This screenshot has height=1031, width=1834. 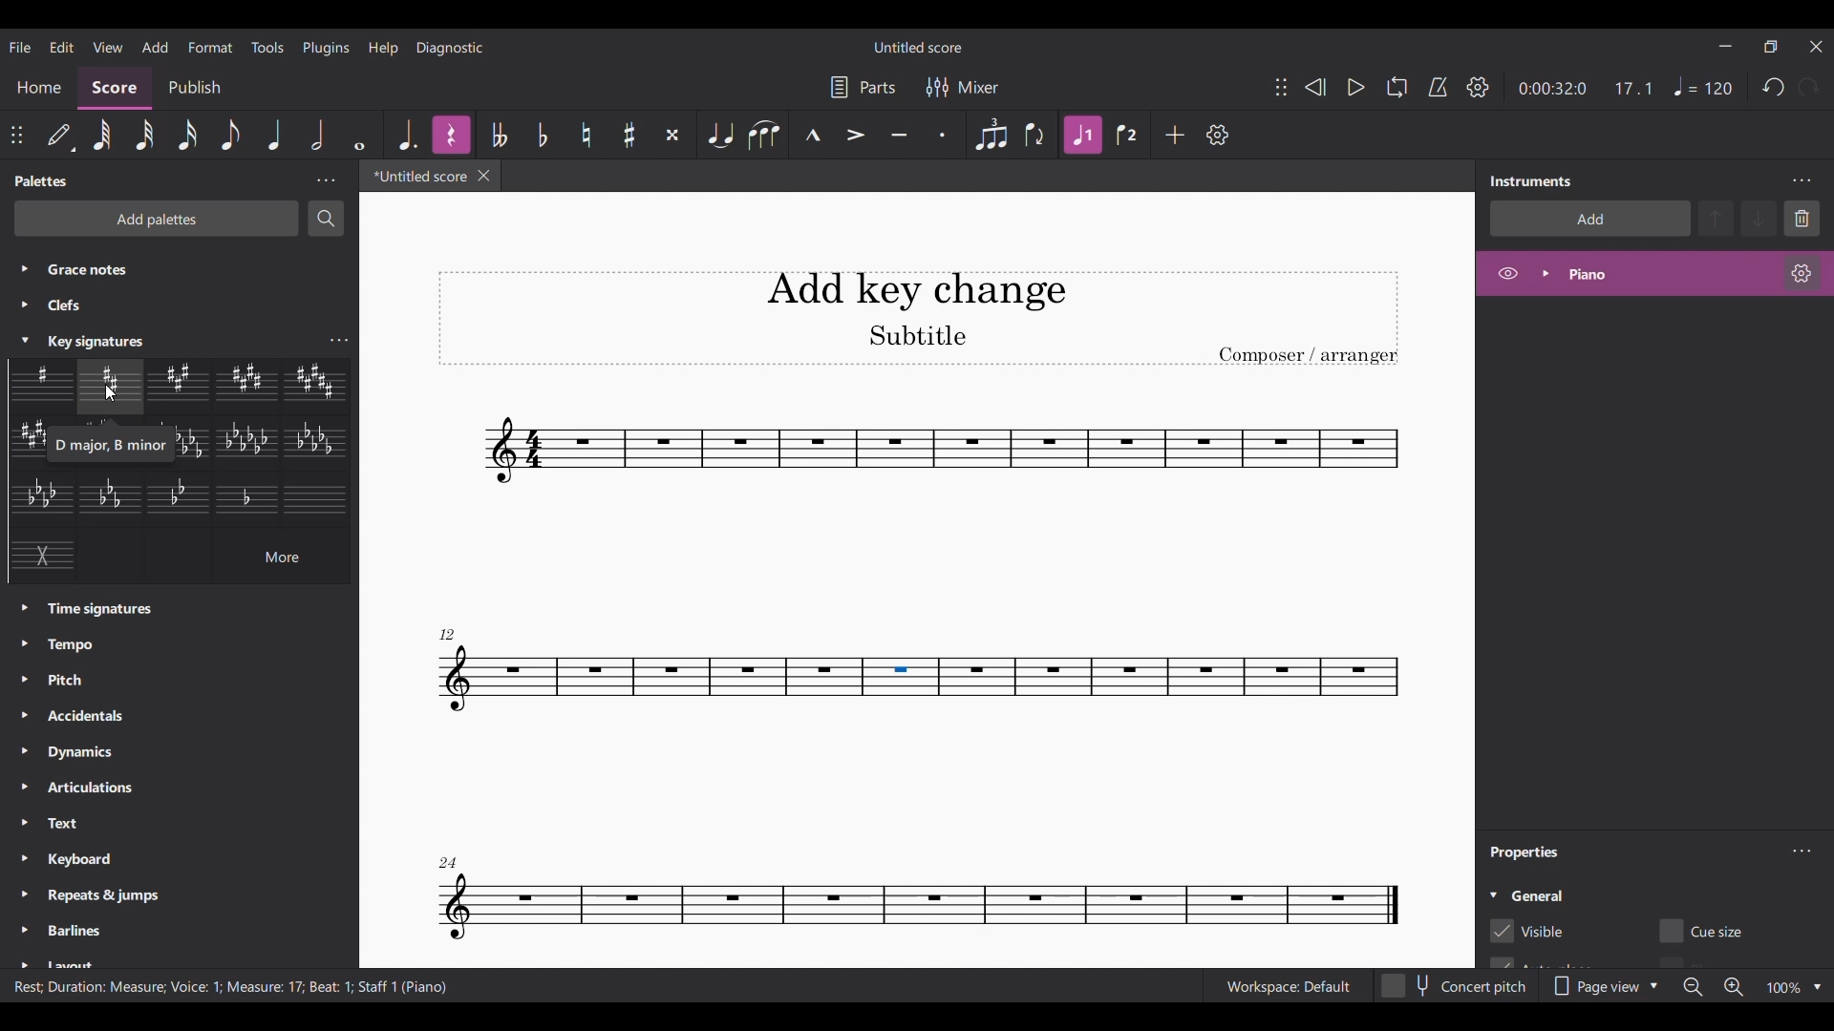 What do you see at coordinates (1773, 86) in the screenshot?
I see `Undo` at bounding box center [1773, 86].